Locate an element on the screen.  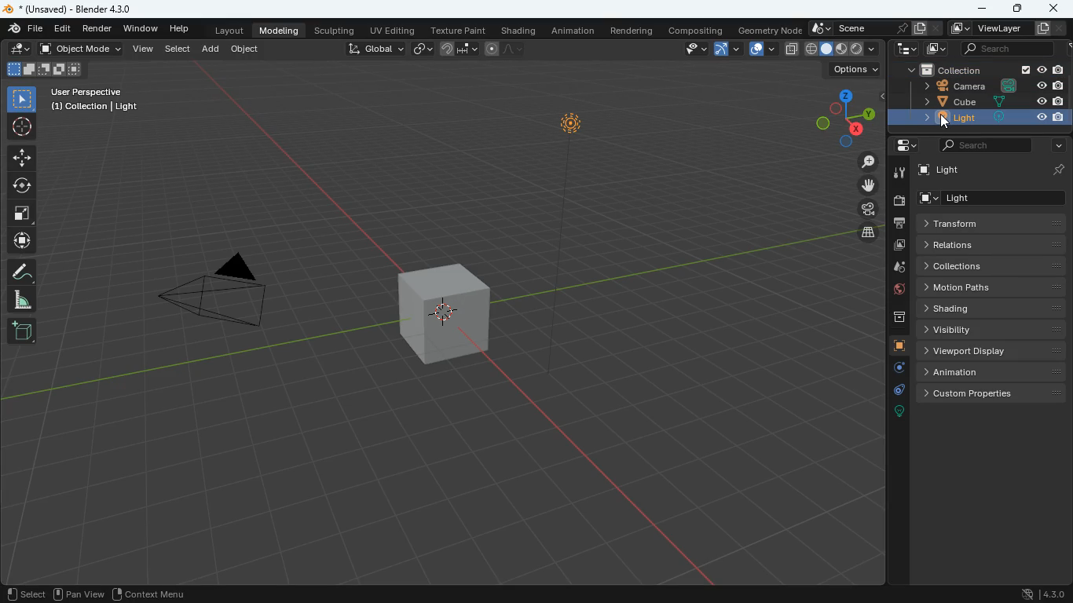
placement is located at coordinates (20, 49).